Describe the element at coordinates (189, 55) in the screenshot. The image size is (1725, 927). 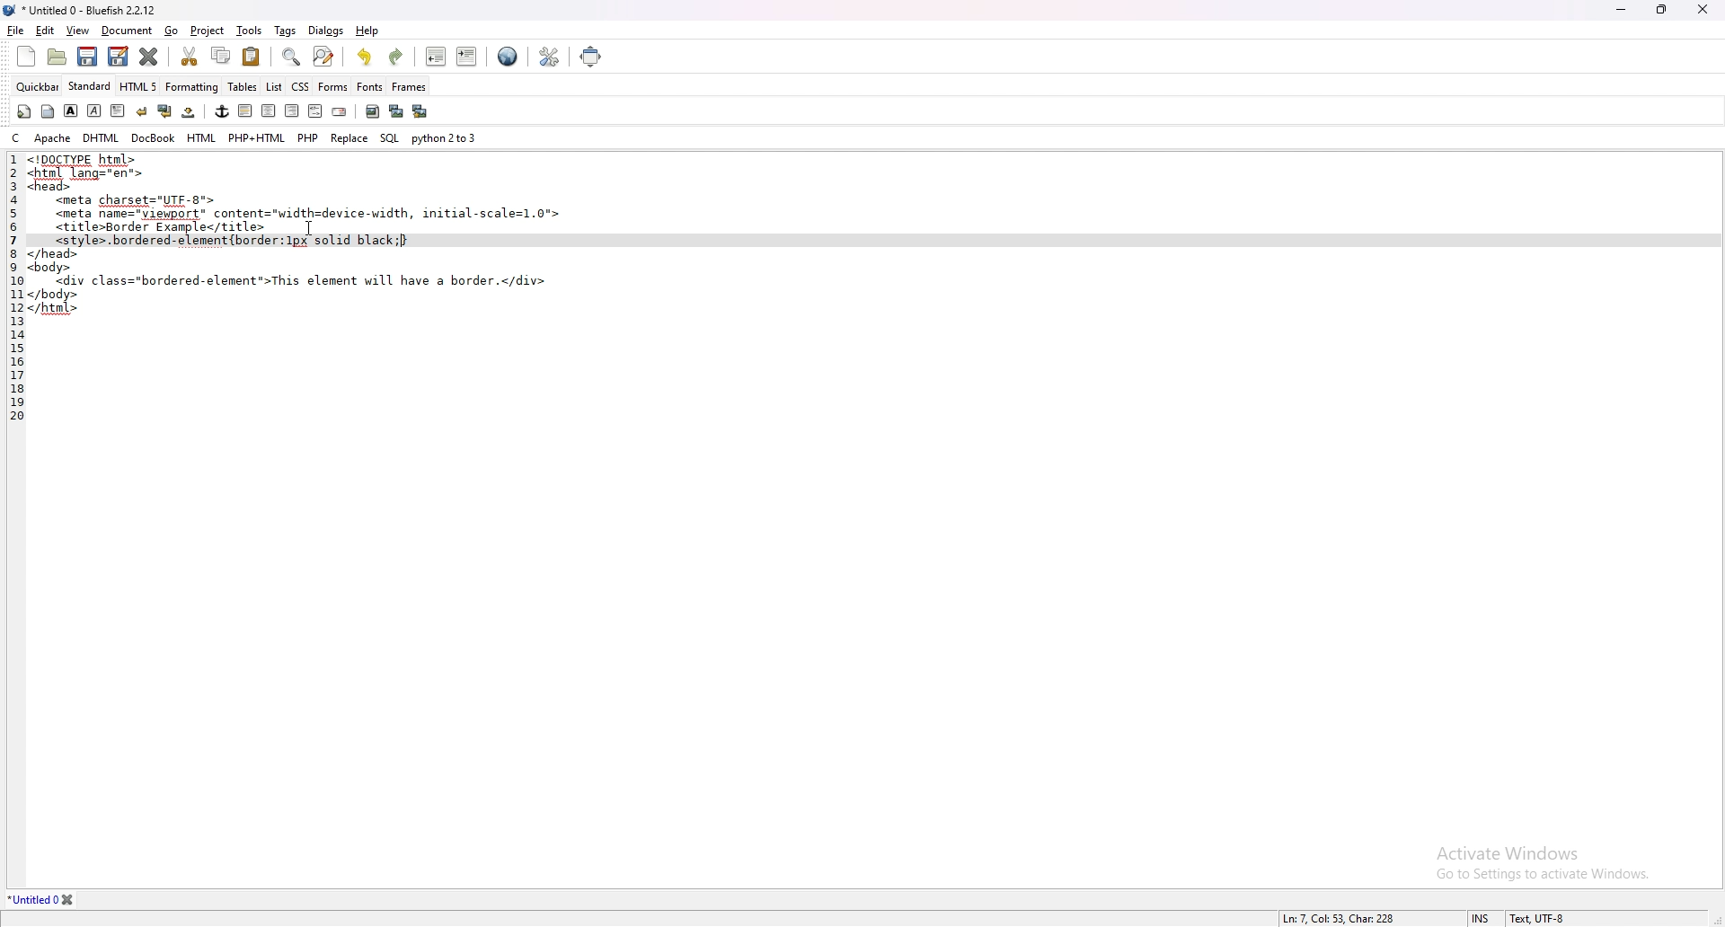
I see `cut` at that location.